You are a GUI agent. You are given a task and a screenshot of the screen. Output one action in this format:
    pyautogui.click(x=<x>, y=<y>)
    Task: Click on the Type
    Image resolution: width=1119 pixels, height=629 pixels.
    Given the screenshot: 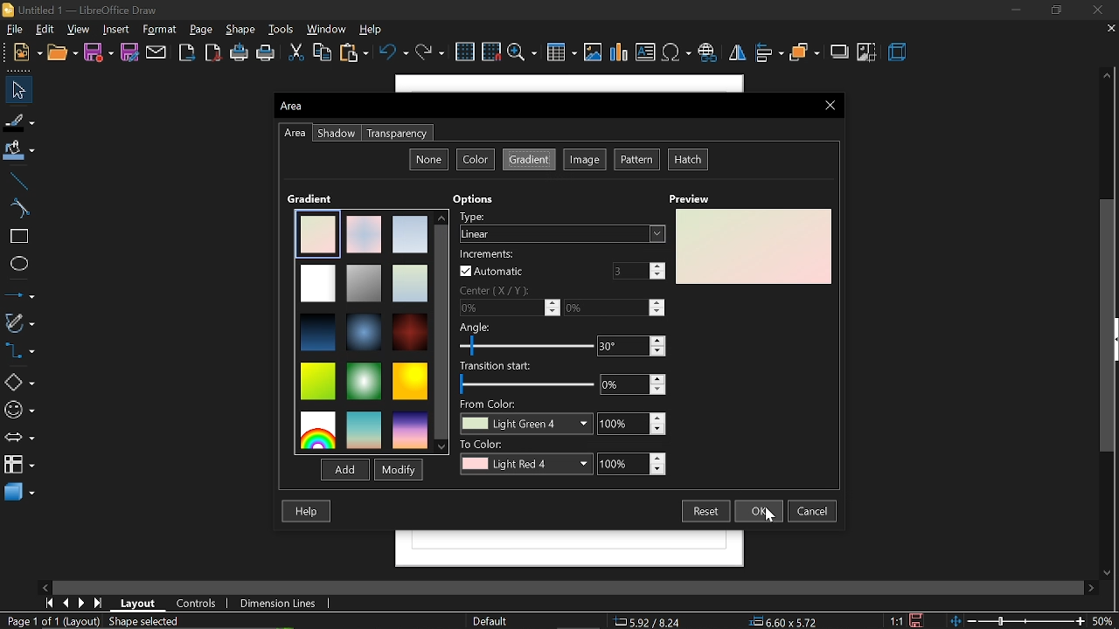 What is the action you would take?
    pyautogui.click(x=560, y=225)
    